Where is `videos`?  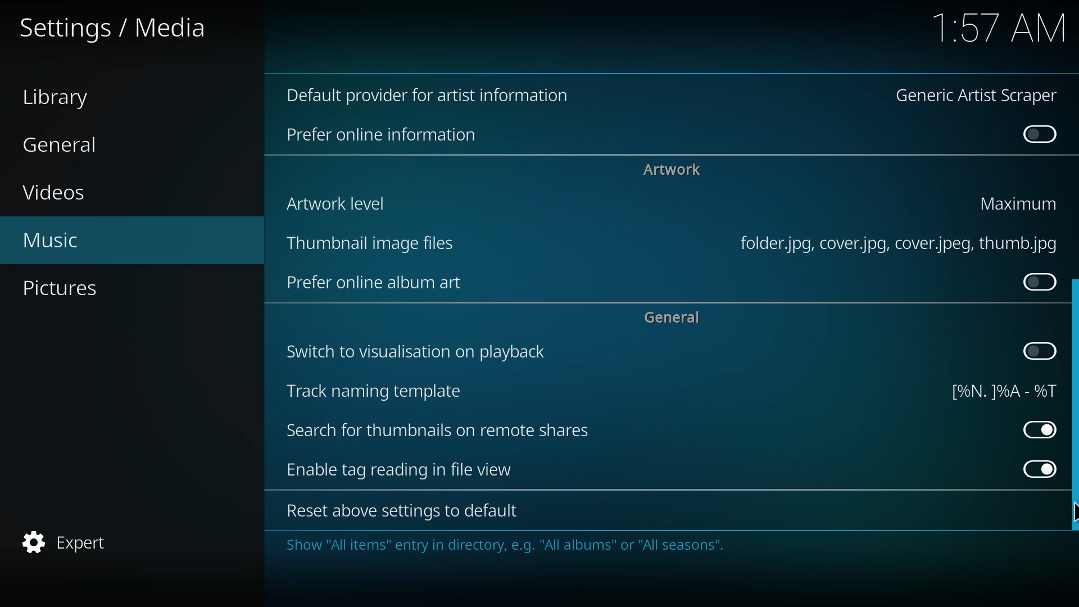 videos is located at coordinates (58, 193).